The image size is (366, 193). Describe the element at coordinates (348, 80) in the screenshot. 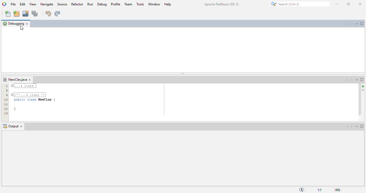

I see `scroll documents left` at that location.